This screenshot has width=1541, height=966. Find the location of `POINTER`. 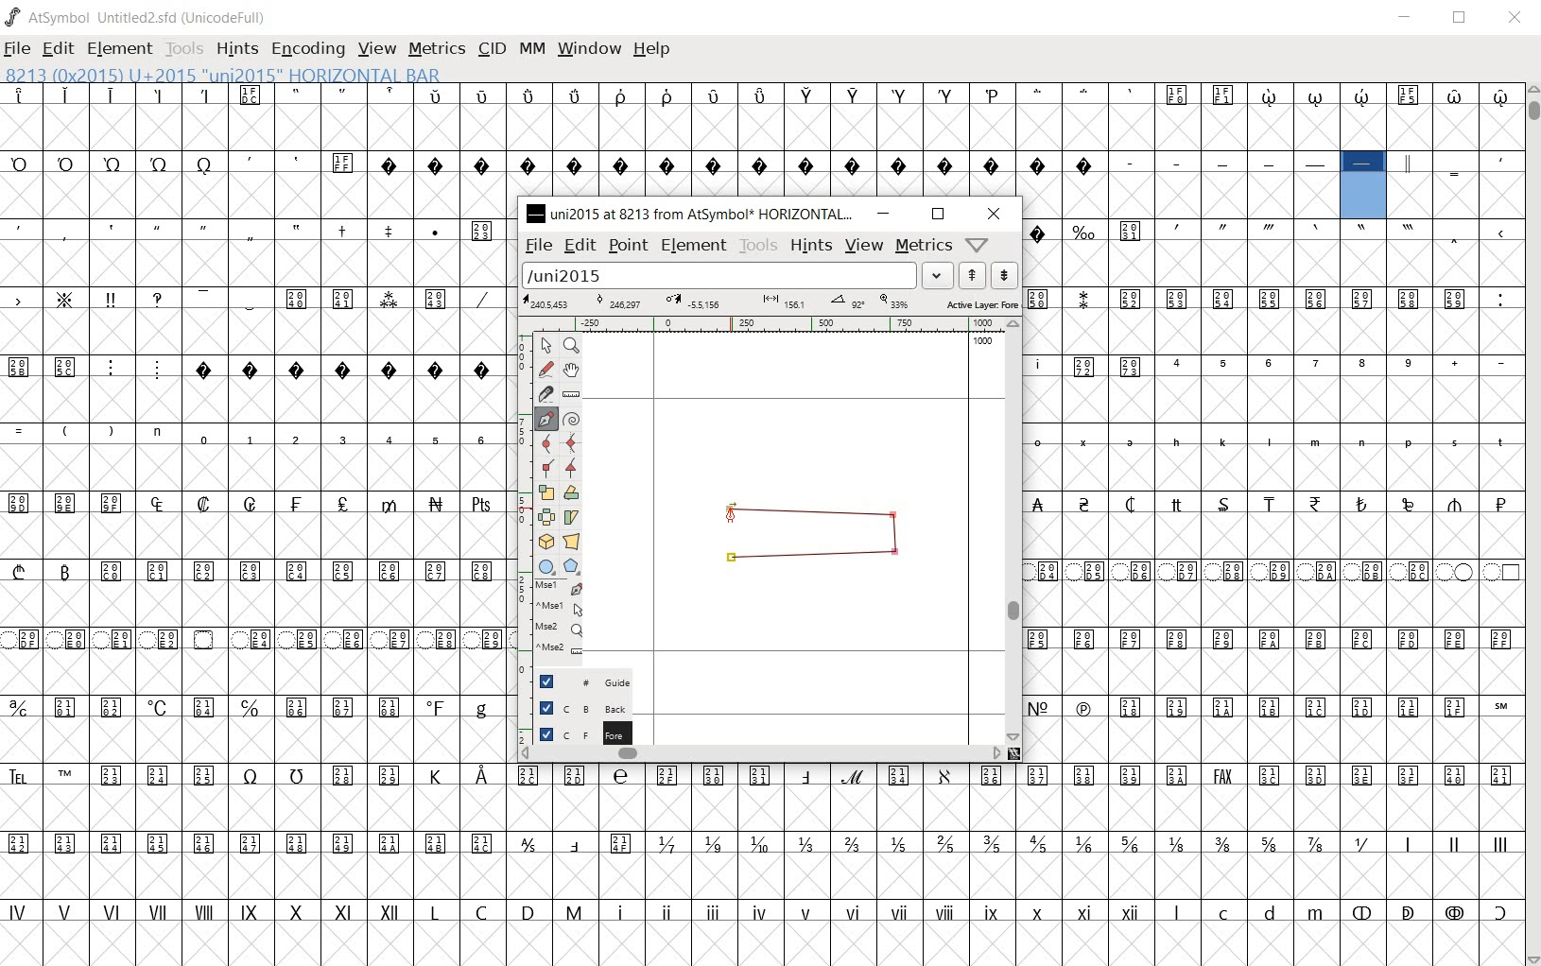

POINTER is located at coordinates (547, 347).